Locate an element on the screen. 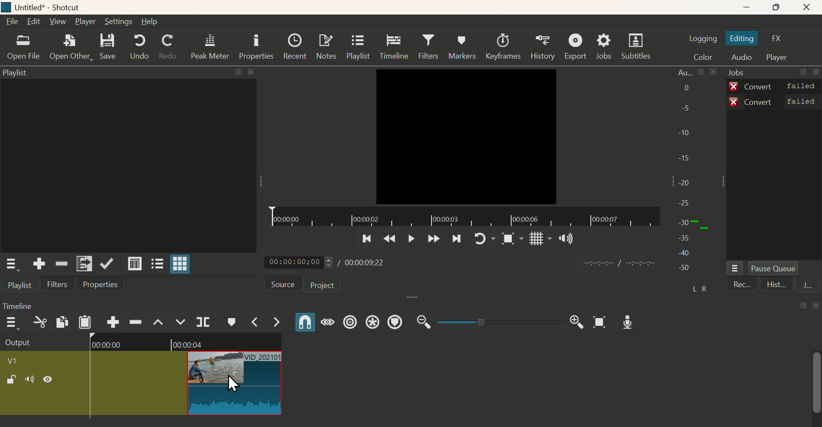 The width and height of the screenshot is (822, 427). Snap is located at coordinates (510, 240).